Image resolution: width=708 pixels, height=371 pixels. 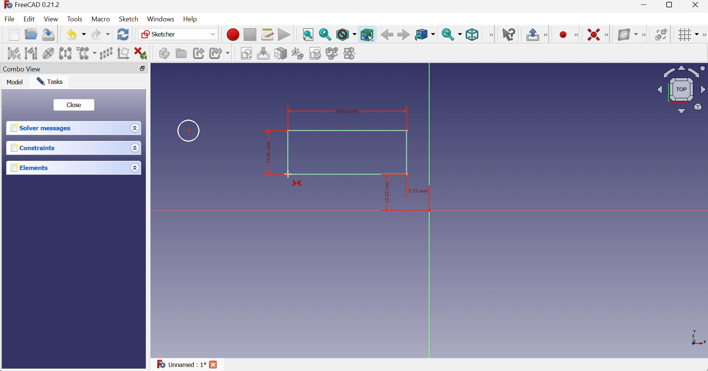 I want to click on Macro, so click(x=100, y=19).